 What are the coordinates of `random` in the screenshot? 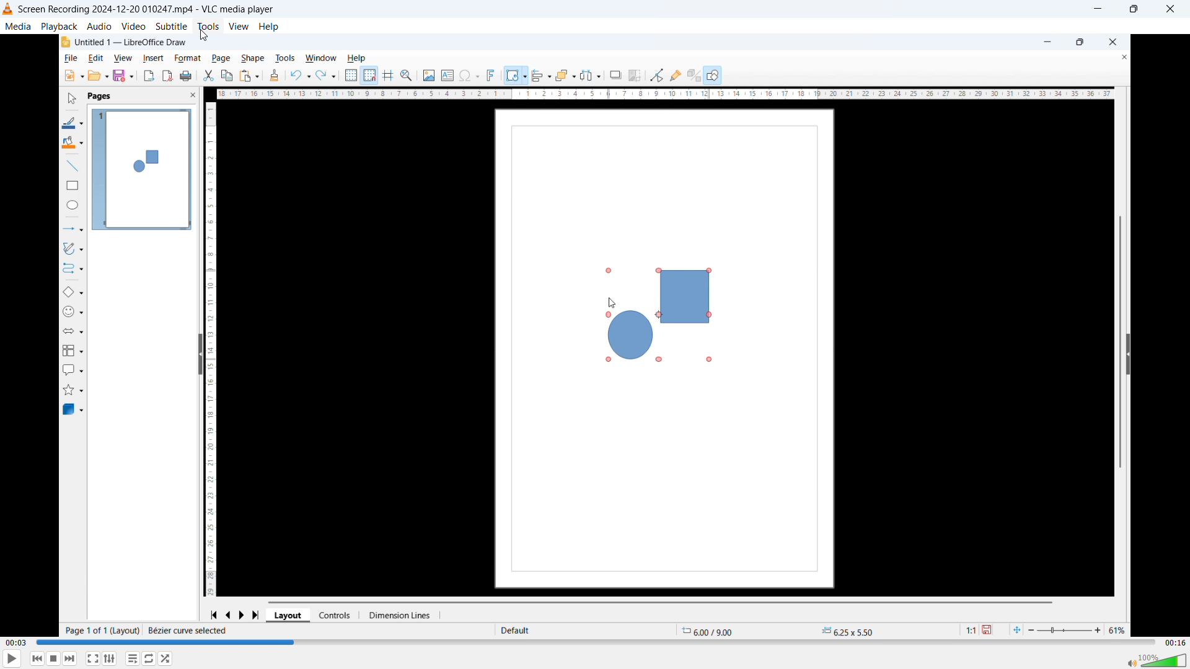 It's located at (167, 658).